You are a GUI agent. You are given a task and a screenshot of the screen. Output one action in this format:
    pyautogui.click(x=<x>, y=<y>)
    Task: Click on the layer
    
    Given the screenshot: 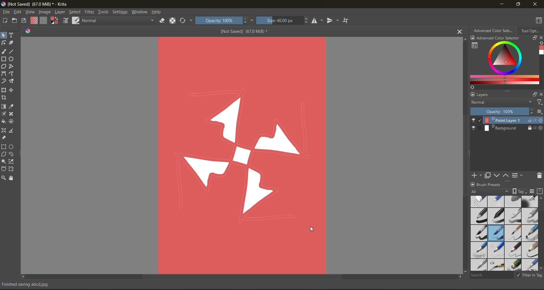 What is the action you would take?
    pyautogui.click(x=506, y=128)
    